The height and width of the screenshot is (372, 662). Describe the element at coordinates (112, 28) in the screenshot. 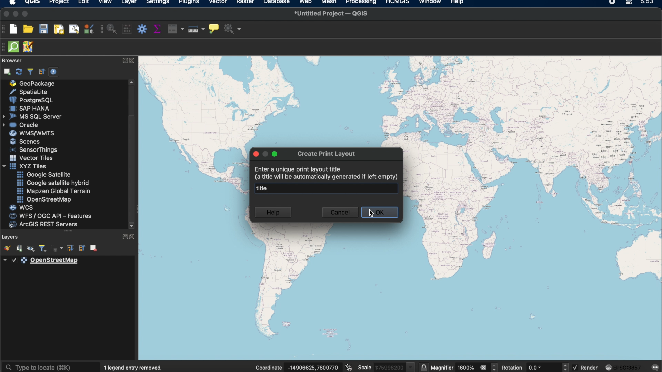

I see `identify features` at that location.